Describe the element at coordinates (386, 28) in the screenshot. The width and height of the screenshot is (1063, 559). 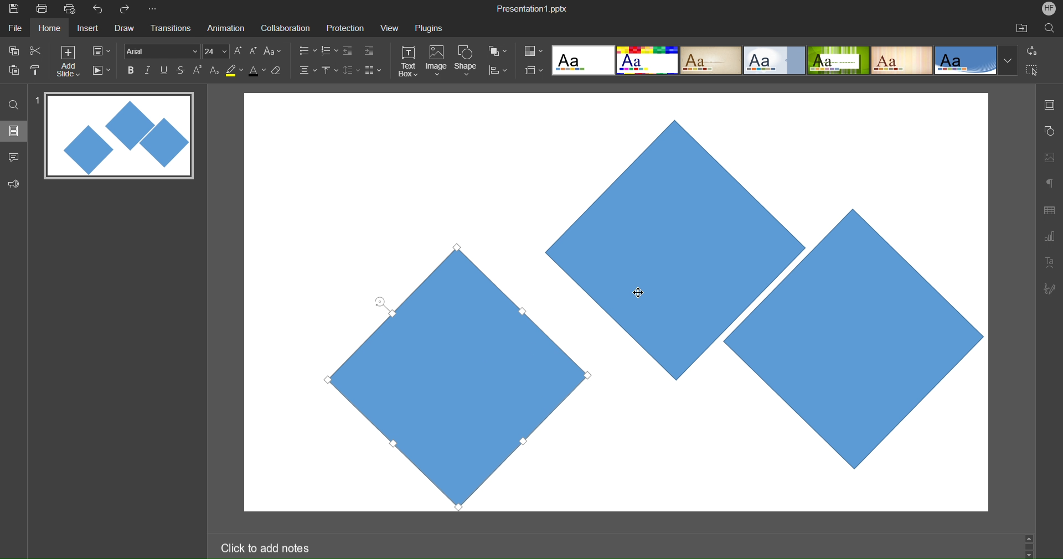
I see `View` at that location.